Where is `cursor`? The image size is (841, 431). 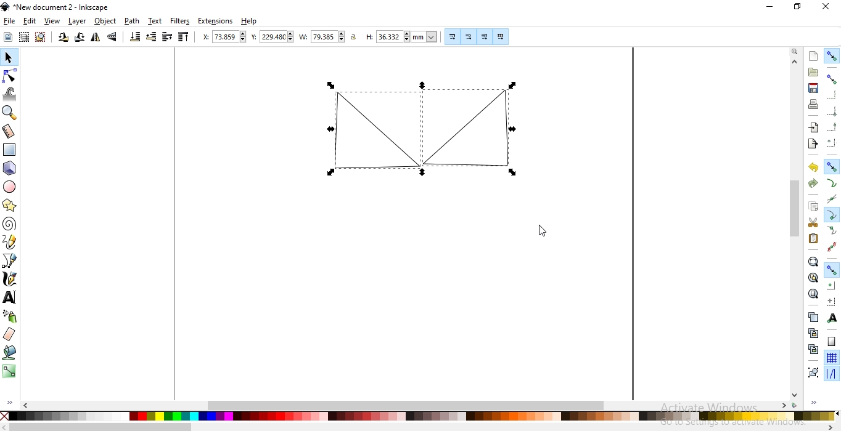 cursor is located at coordinates (540, 228).